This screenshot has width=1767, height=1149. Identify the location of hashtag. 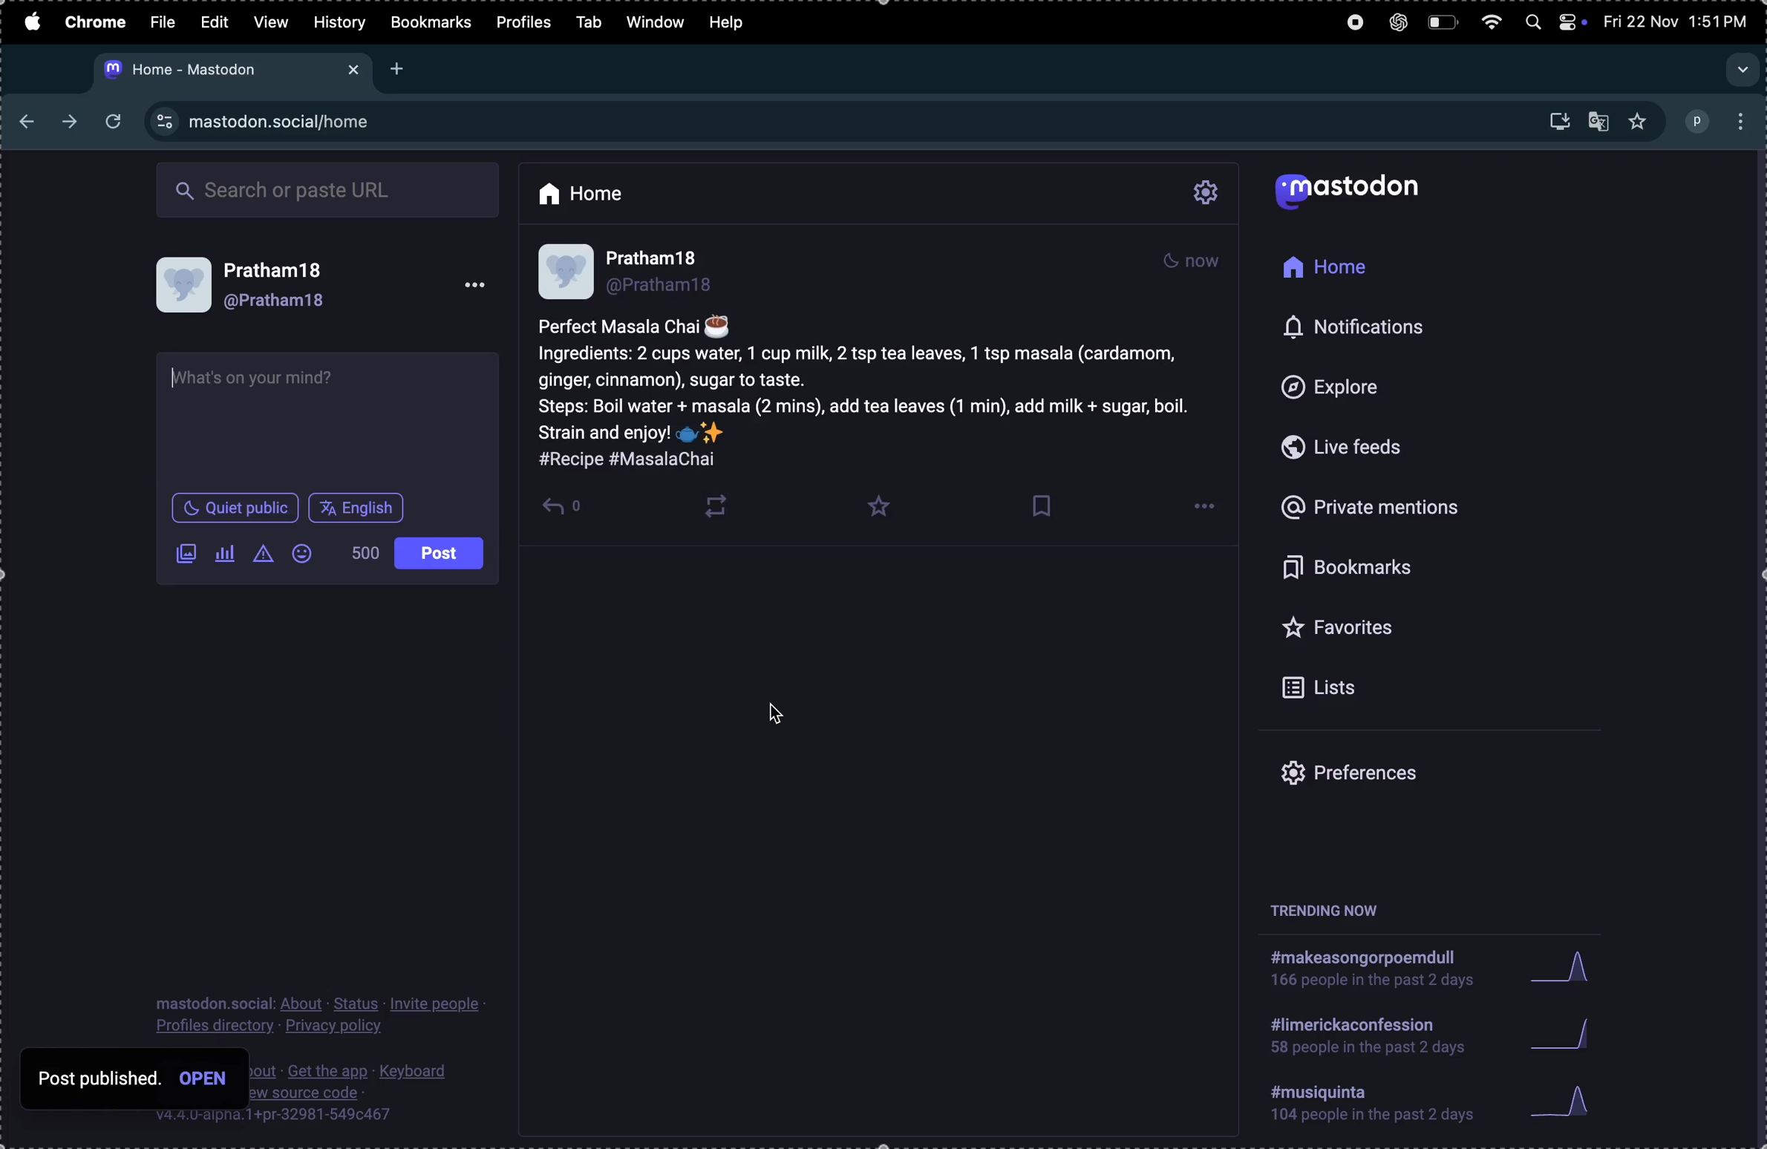
(1368, 969).